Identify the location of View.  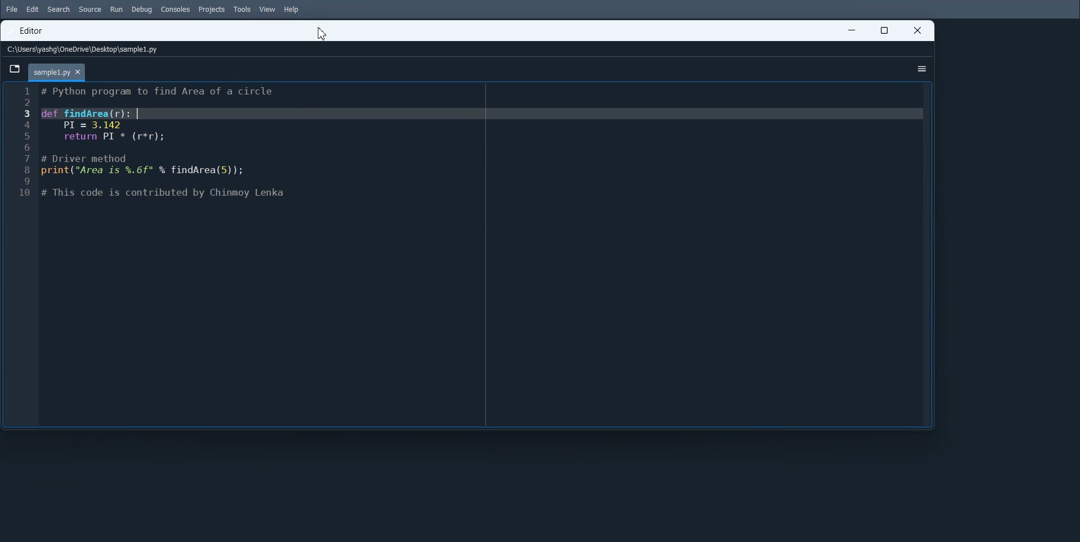
(267, 9).